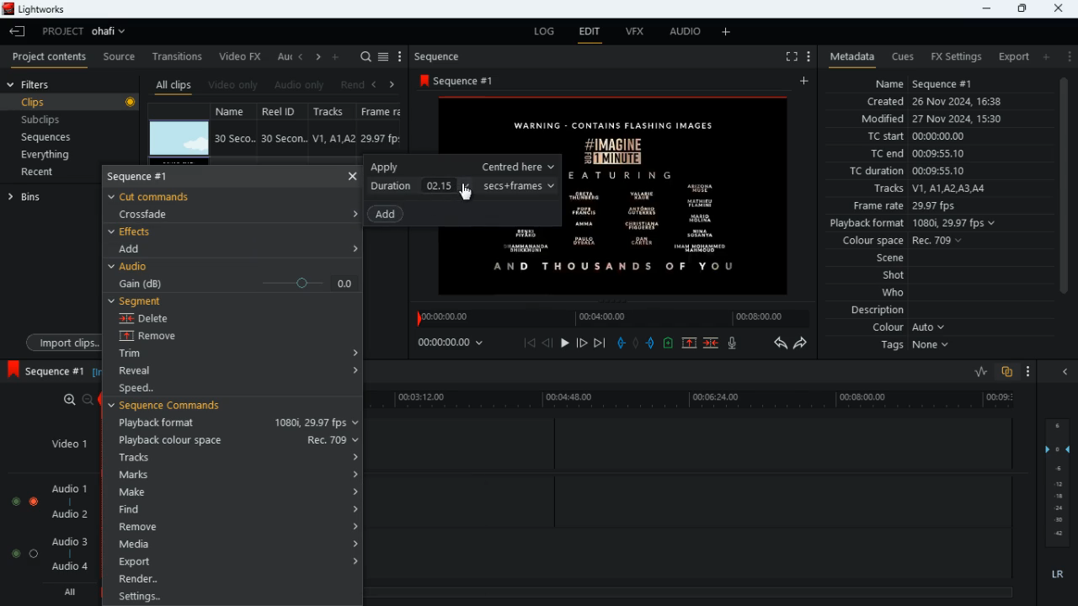 The height and width of the screenshot is (606, 1078). Describe the element at coordinates (928, 189) in the screenshot. I see `tracks` at that location.